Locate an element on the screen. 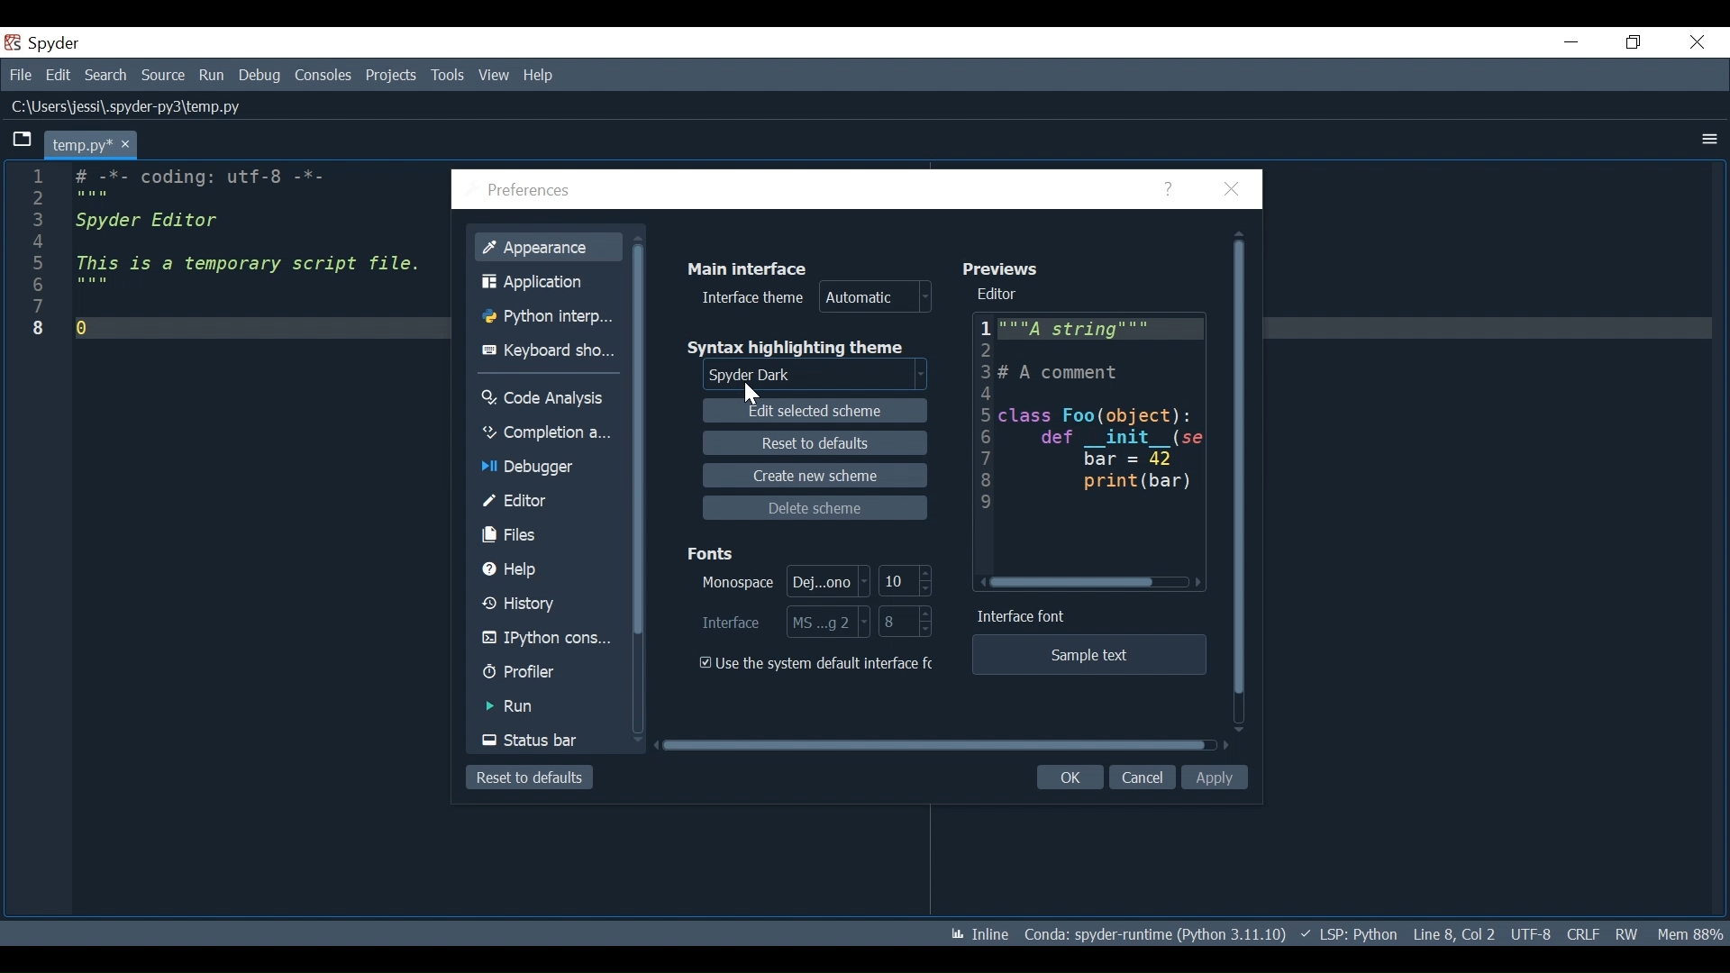  Editor is located at coordinates (550, 503).